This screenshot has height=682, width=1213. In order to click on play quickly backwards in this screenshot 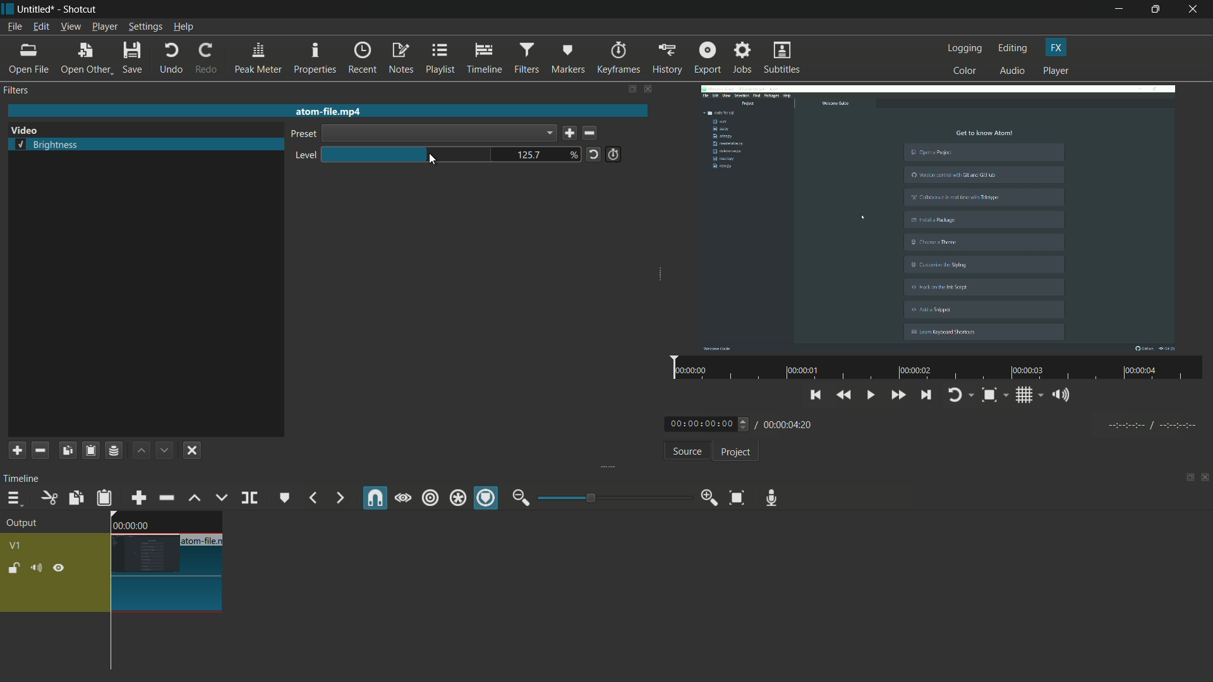, I will do `click(845, 395)`.